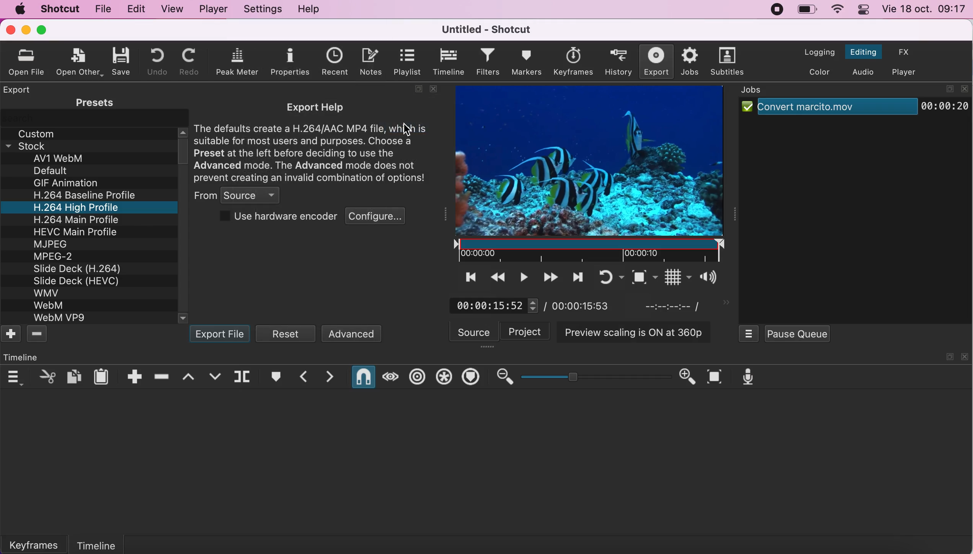  Describe the element at coordinates (497, 277) in the screenshot. I see `play quickly backwards` at that location.